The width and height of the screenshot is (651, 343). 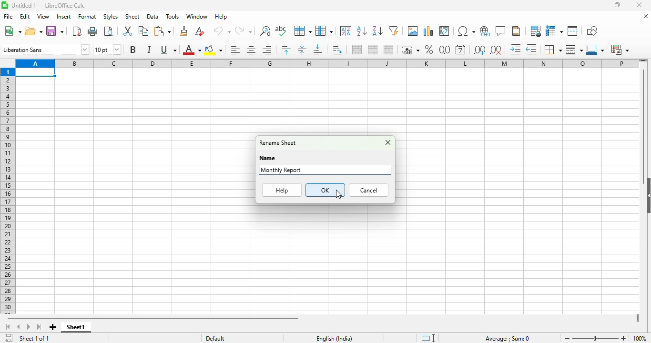 What do you see at coordinates (644, 122) in the screenshot?
I see `vertical scroll bar` at bounding box center [644, 122].